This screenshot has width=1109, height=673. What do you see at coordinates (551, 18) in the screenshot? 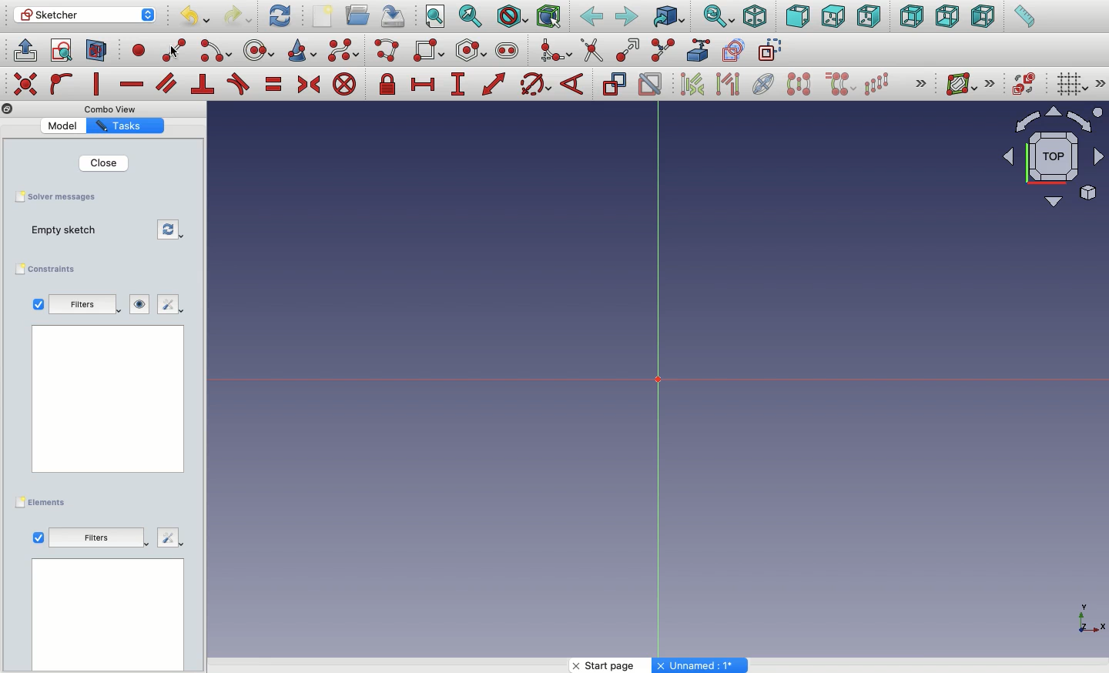
I see `Bounding box` at bounding box center [551, 18].